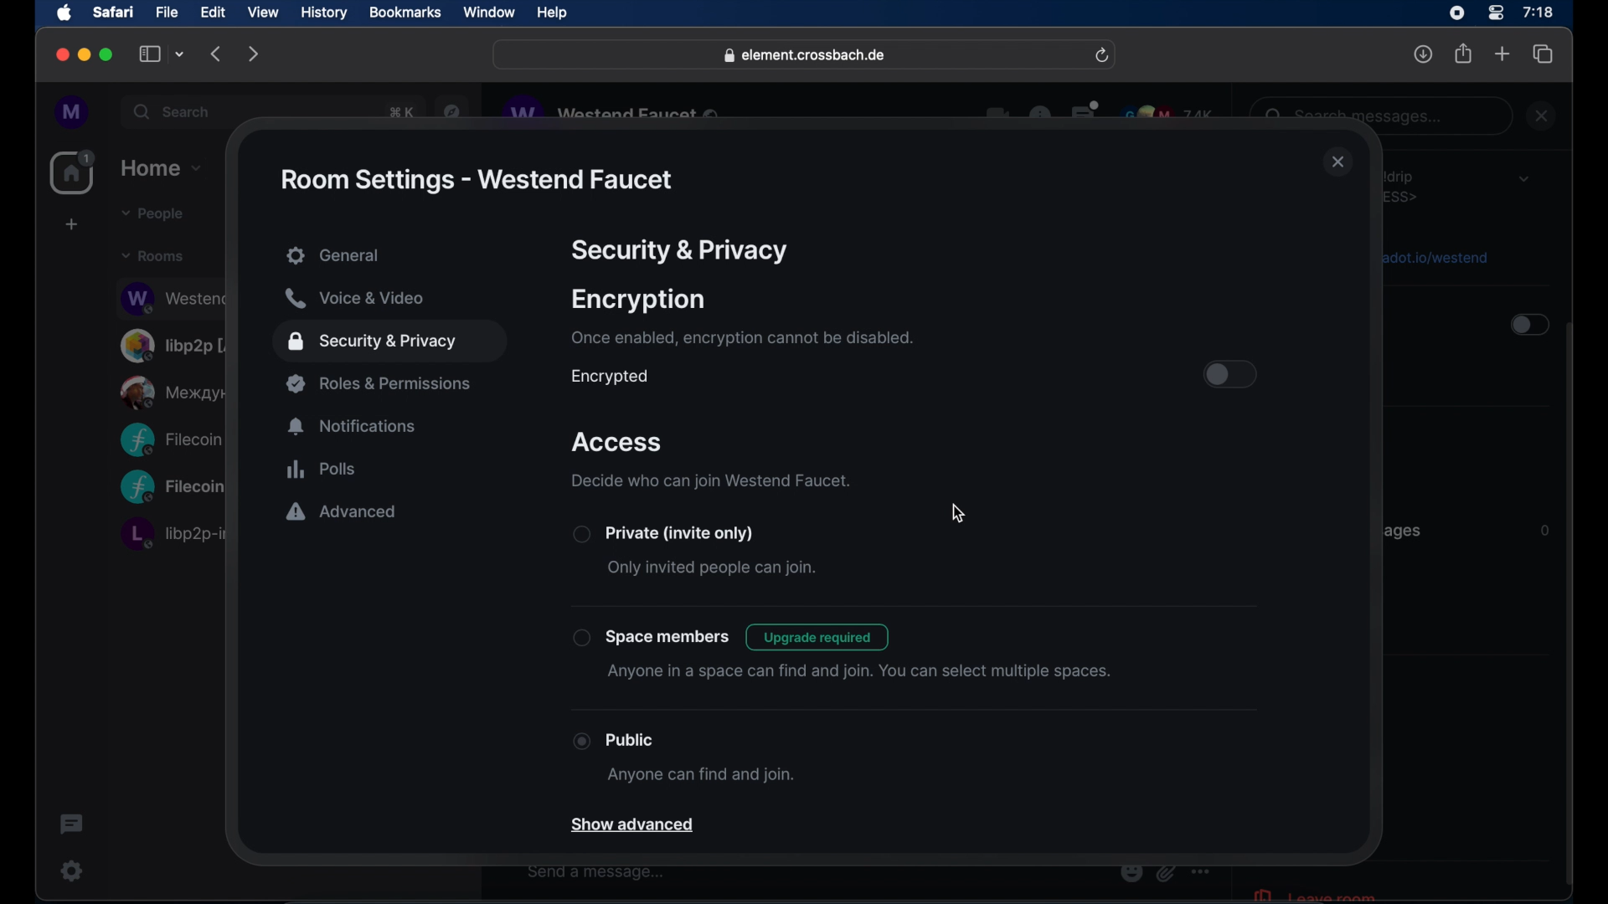 The width and height of the screenshot is (1608, 904). What do you see at coordinates (452, 110) in the screenshot?
I see `navigation` at bounding box center [452, 110].